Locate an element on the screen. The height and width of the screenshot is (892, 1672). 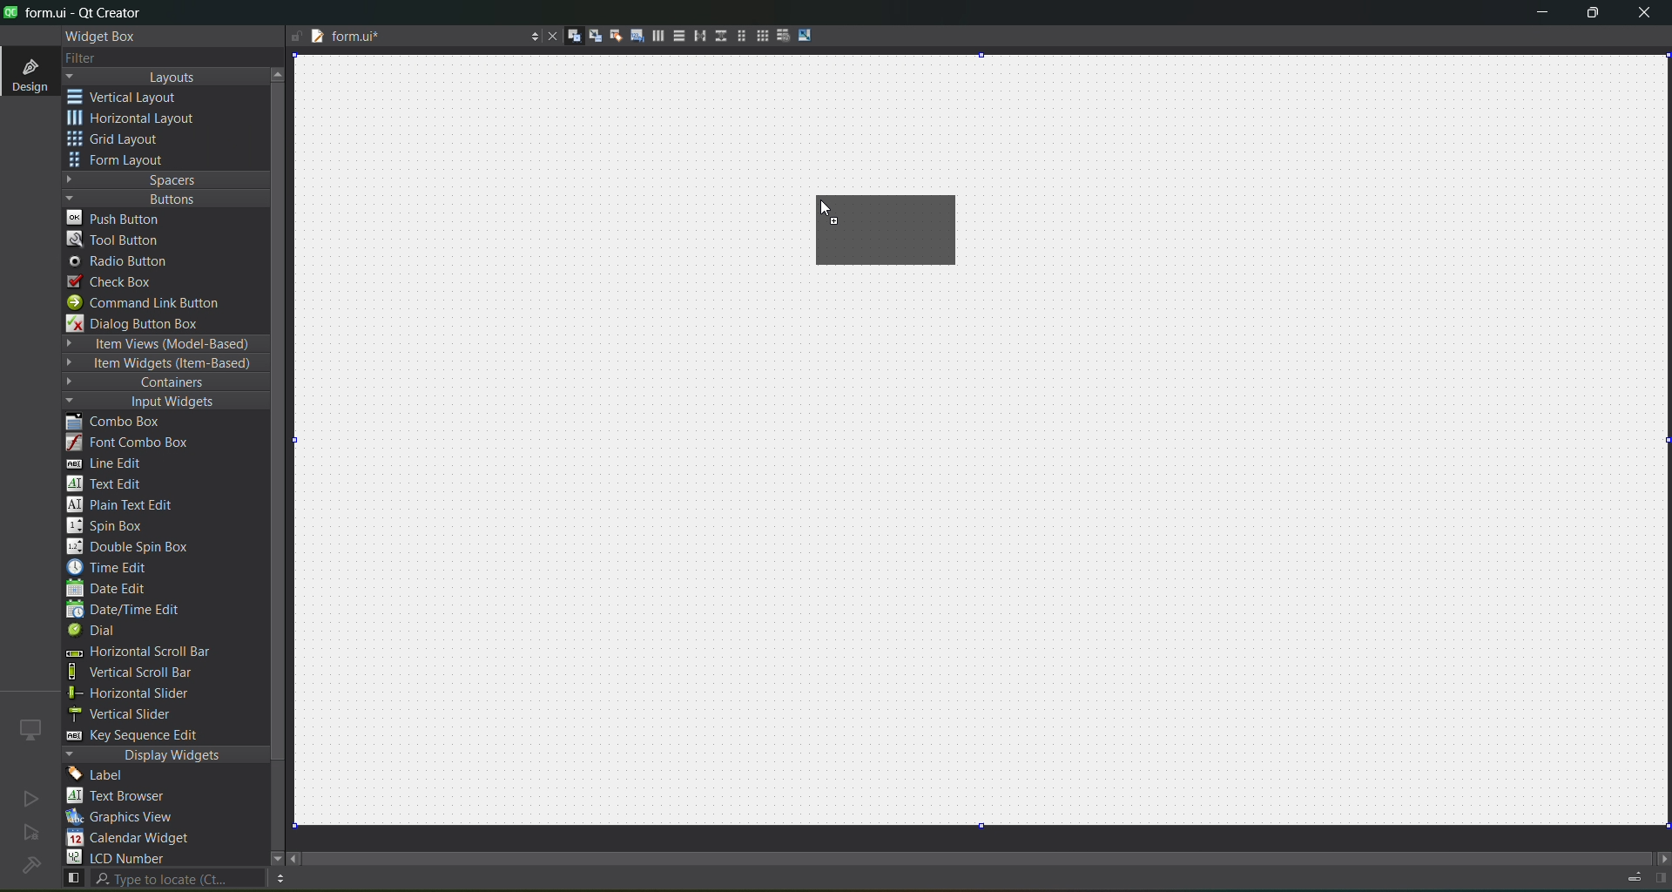
spaces is located at coordinates (166, 179).